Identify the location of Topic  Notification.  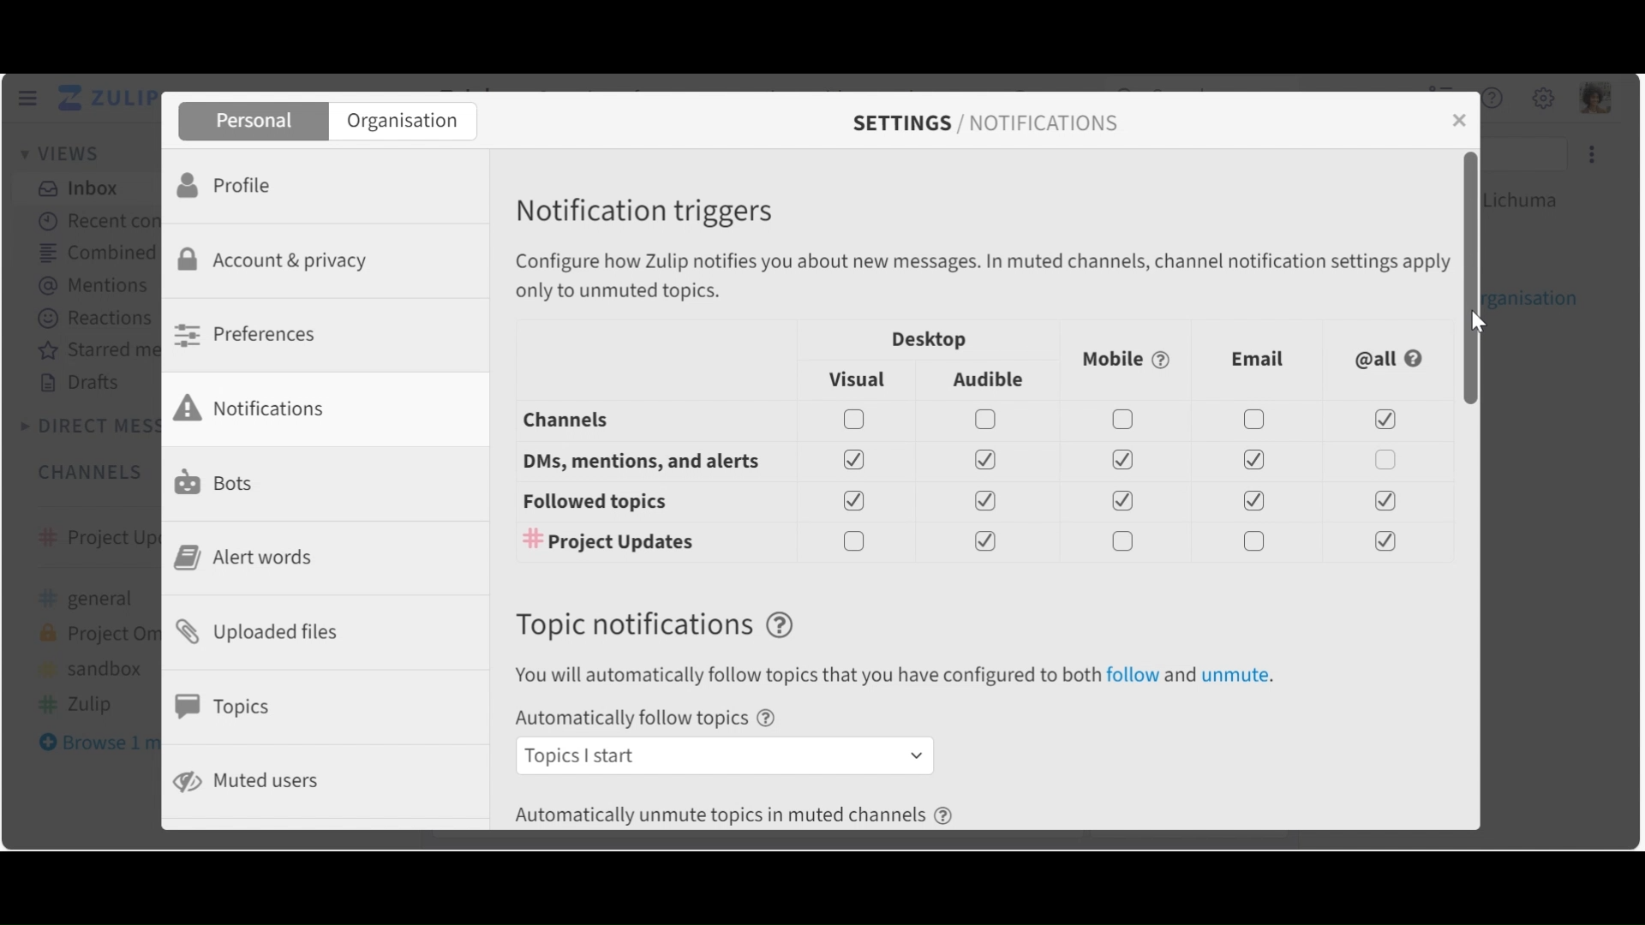
(659, 627).